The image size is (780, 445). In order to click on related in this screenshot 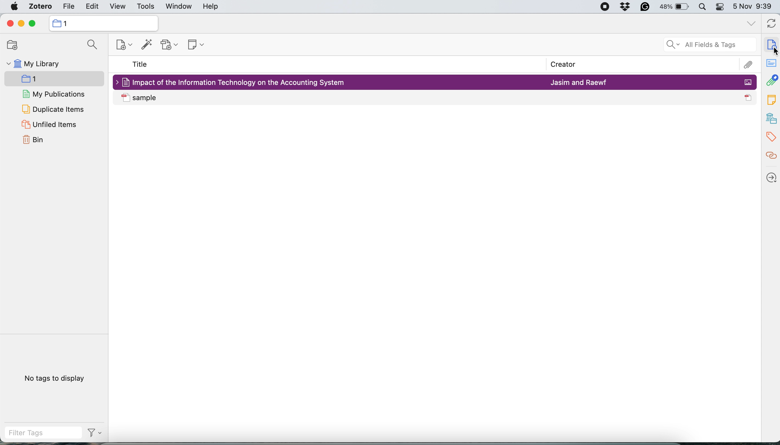, I will do `click(771, 155)`.